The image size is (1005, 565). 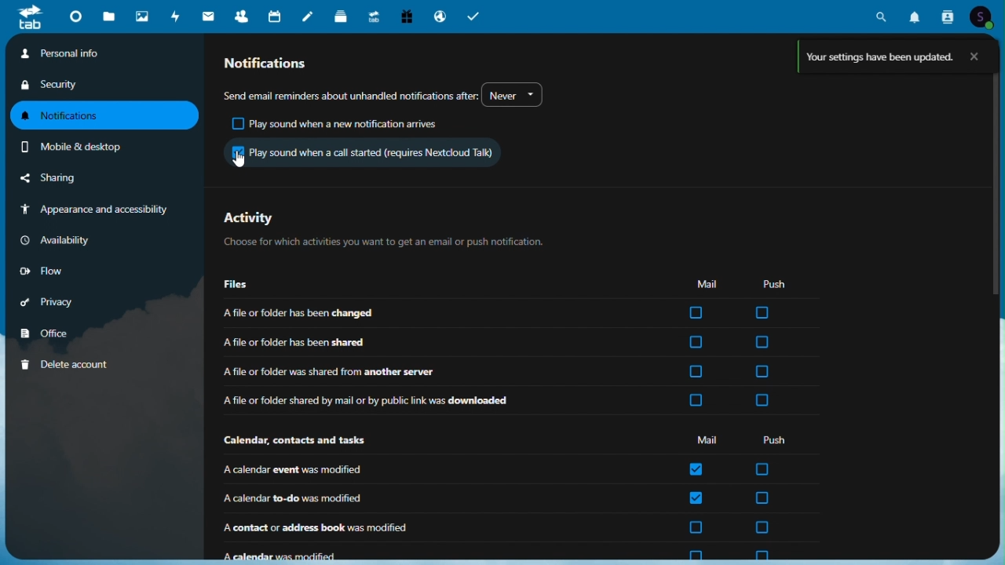 I want to click on Play sound for new notification, so click(x=338, y=124).